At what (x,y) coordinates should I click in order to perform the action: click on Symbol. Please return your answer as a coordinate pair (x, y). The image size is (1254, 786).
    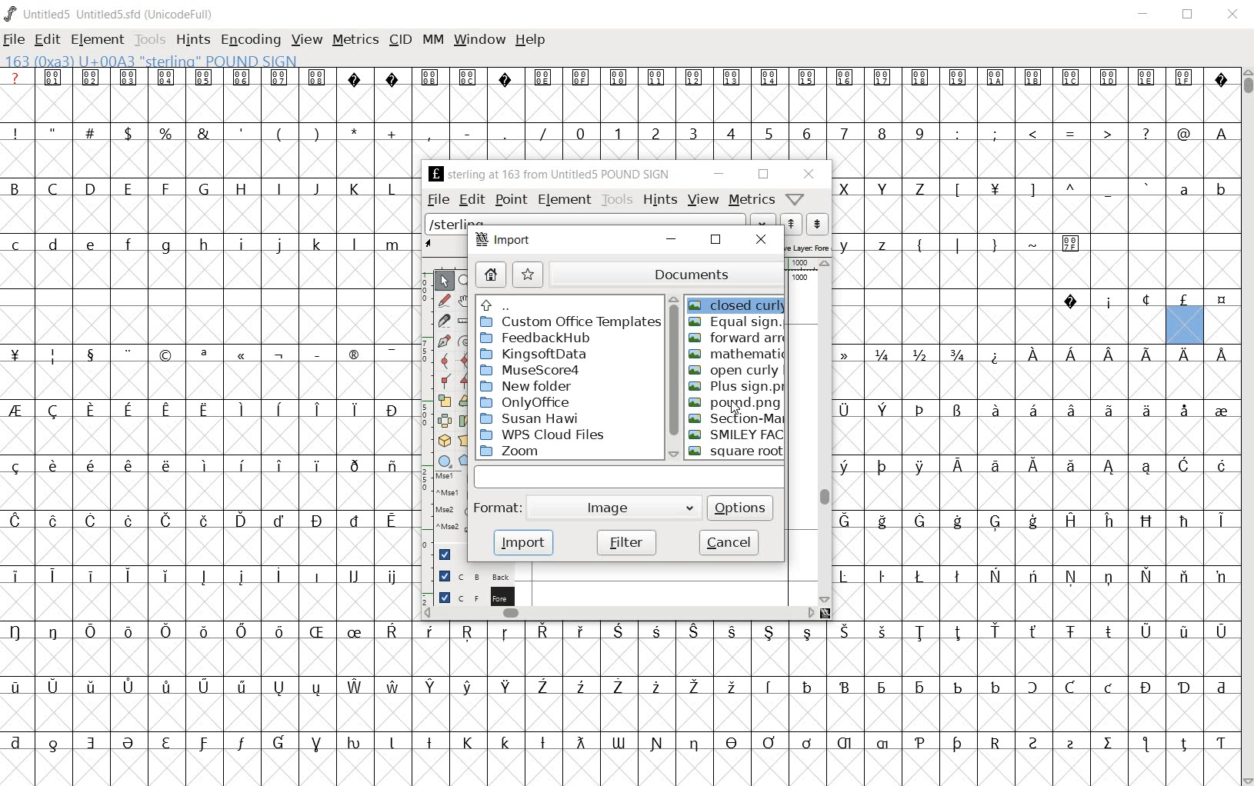
    Looking at the image, I should click on (392, 523).